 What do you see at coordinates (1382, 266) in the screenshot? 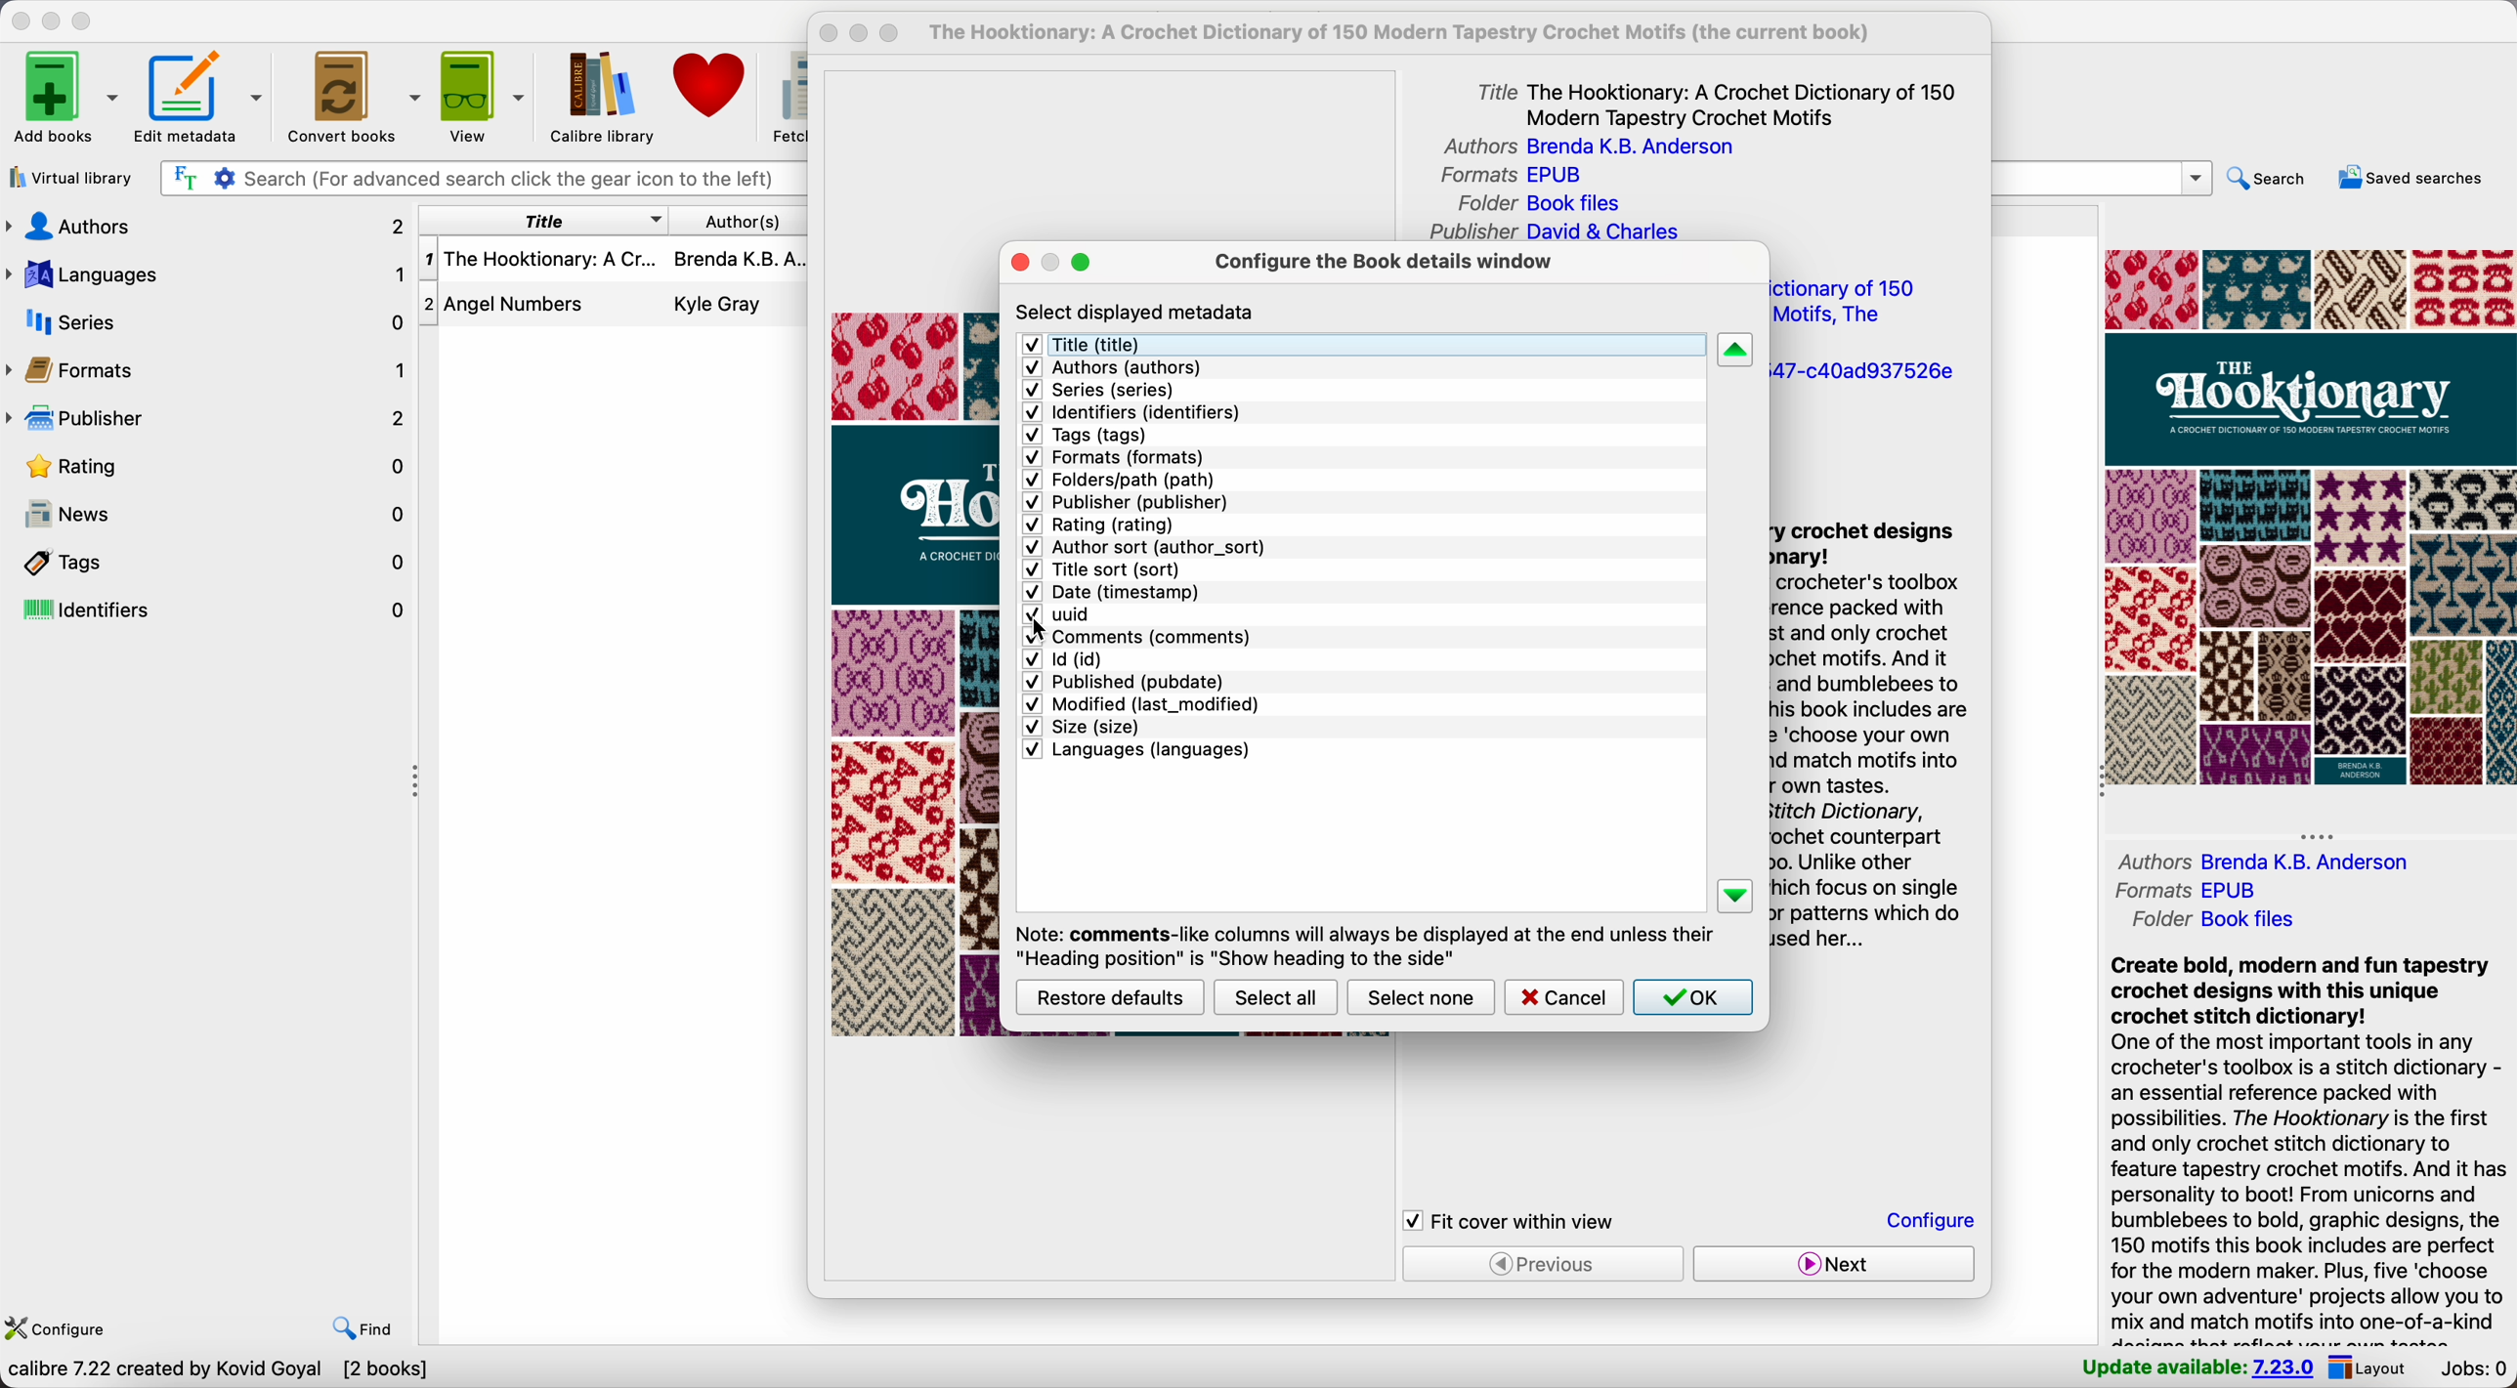
I see `configure the book details window` at bounding box center [1382, 266].